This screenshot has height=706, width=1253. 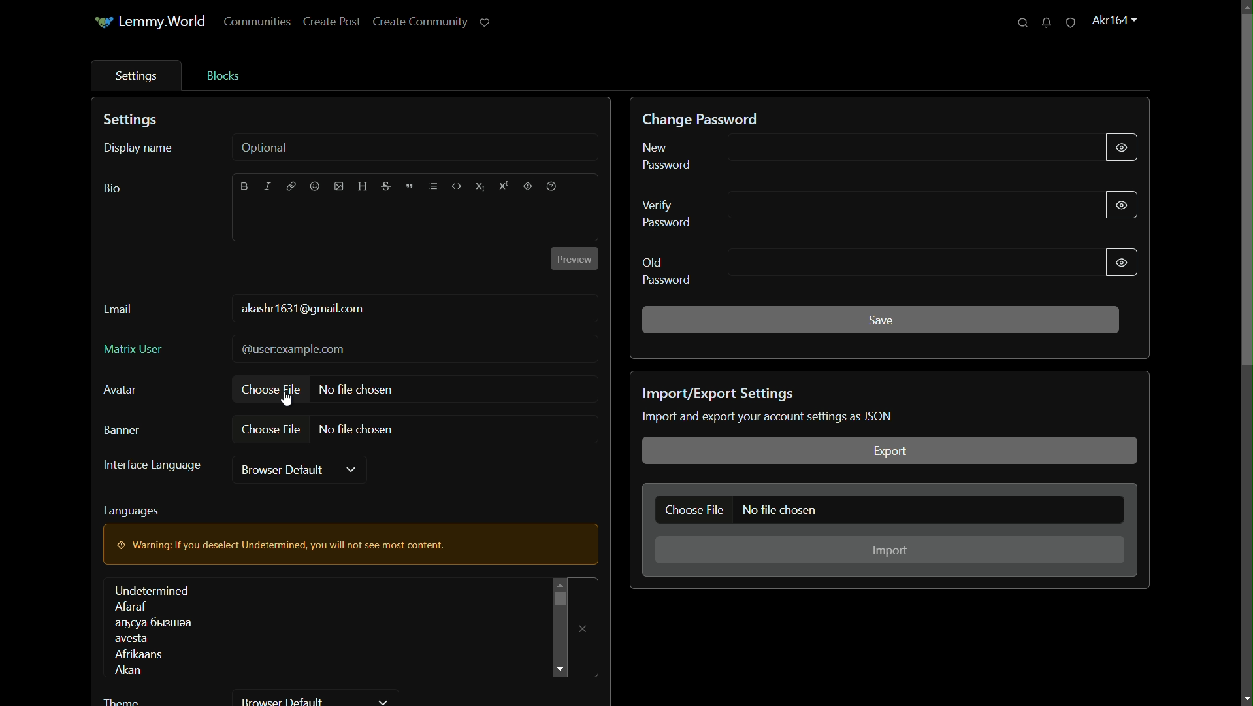 What do you see at coordinates (273, 388) in the screenshot?
I see `choose file` at bounding box center [273, 388].